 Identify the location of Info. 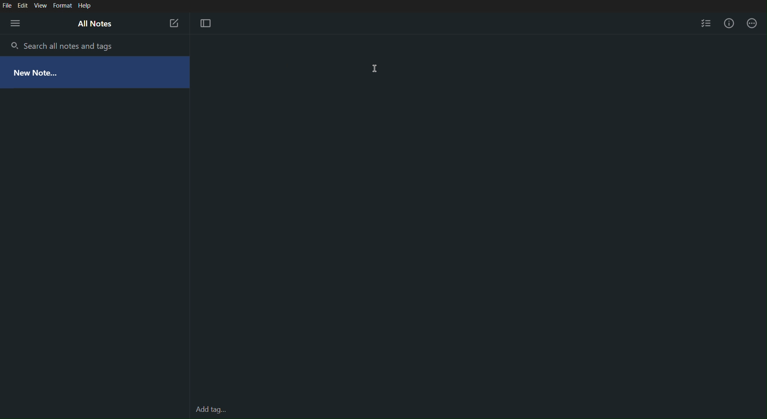
(731, 23).